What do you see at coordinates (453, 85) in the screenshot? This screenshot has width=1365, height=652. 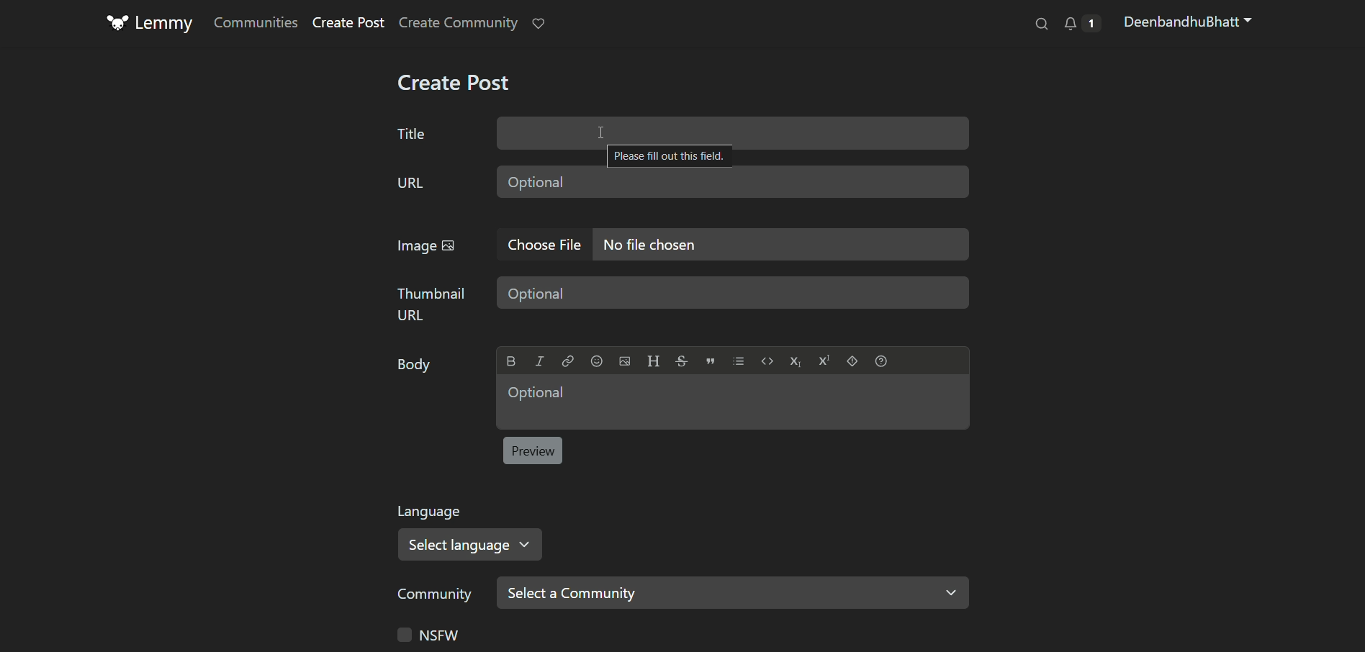 I see `create post` at bounding box center [453, 85].